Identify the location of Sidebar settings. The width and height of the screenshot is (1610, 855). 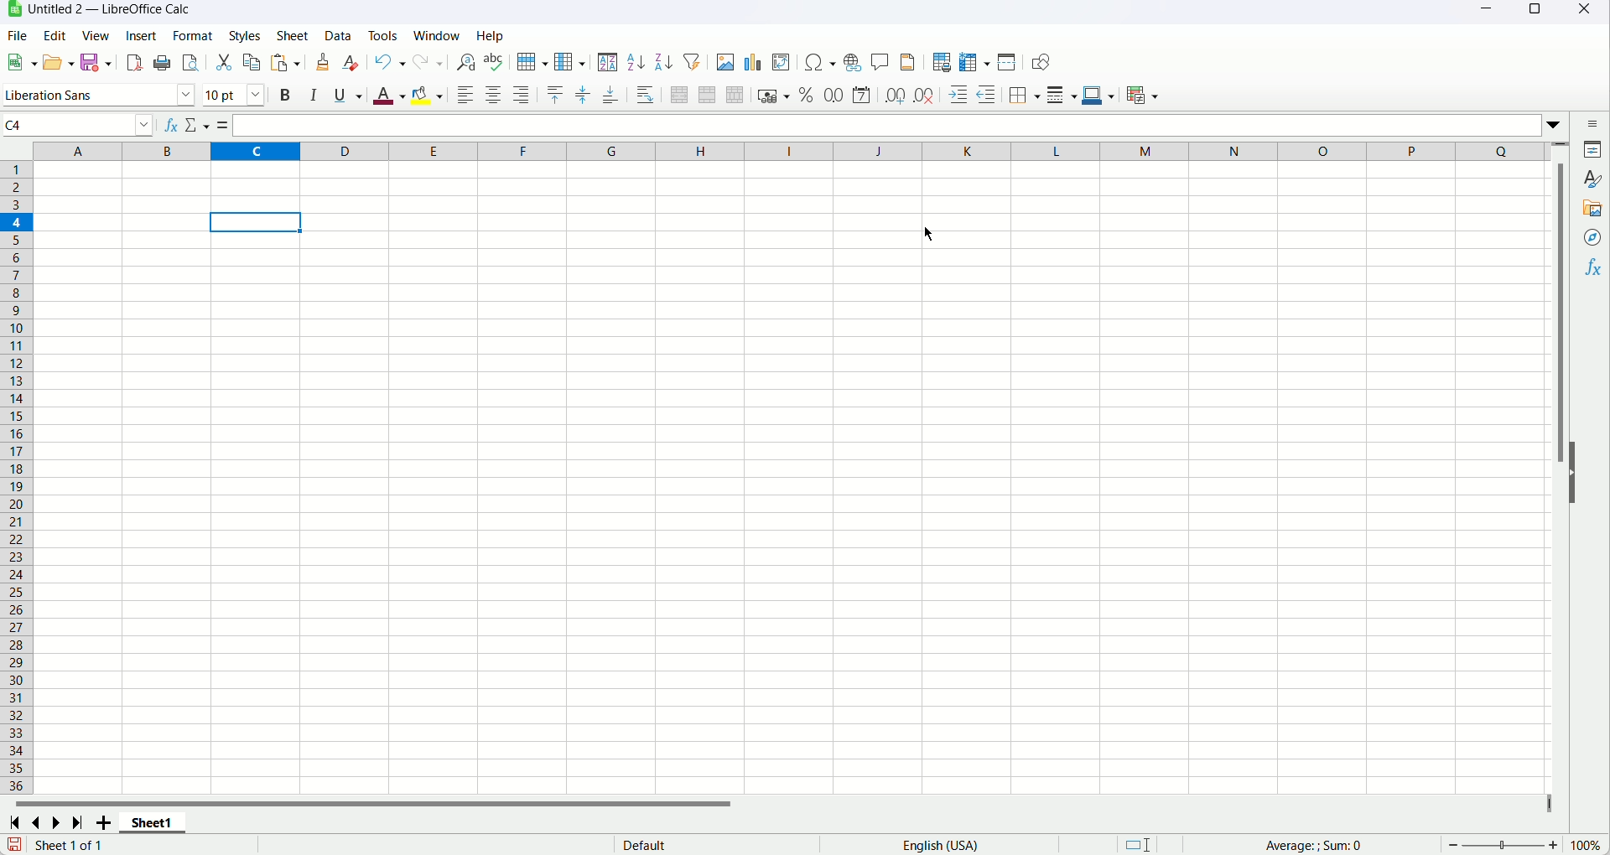
(1587, 123).